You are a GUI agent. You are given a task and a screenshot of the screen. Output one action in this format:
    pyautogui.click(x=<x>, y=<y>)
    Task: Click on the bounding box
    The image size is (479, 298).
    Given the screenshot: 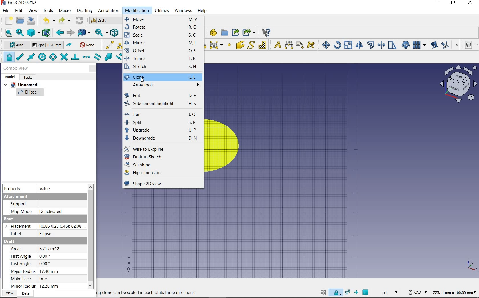 What is the action you would take?
    pyautogui.click(x=47, y=33)
    